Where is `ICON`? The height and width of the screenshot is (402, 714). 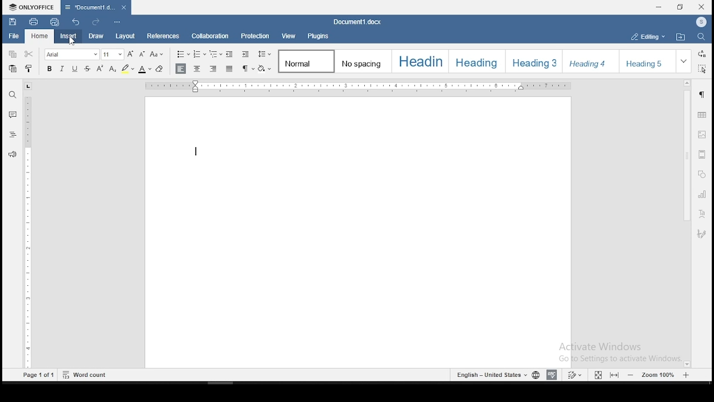
ICON is located at coordinates (701, 23).